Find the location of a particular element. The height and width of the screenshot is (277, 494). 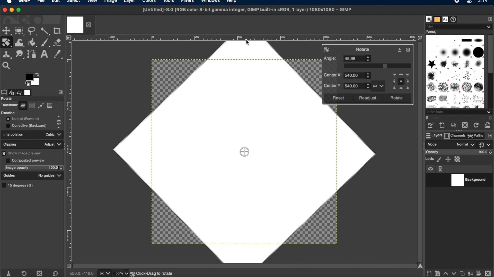

file is located at coordinates (41, 2).